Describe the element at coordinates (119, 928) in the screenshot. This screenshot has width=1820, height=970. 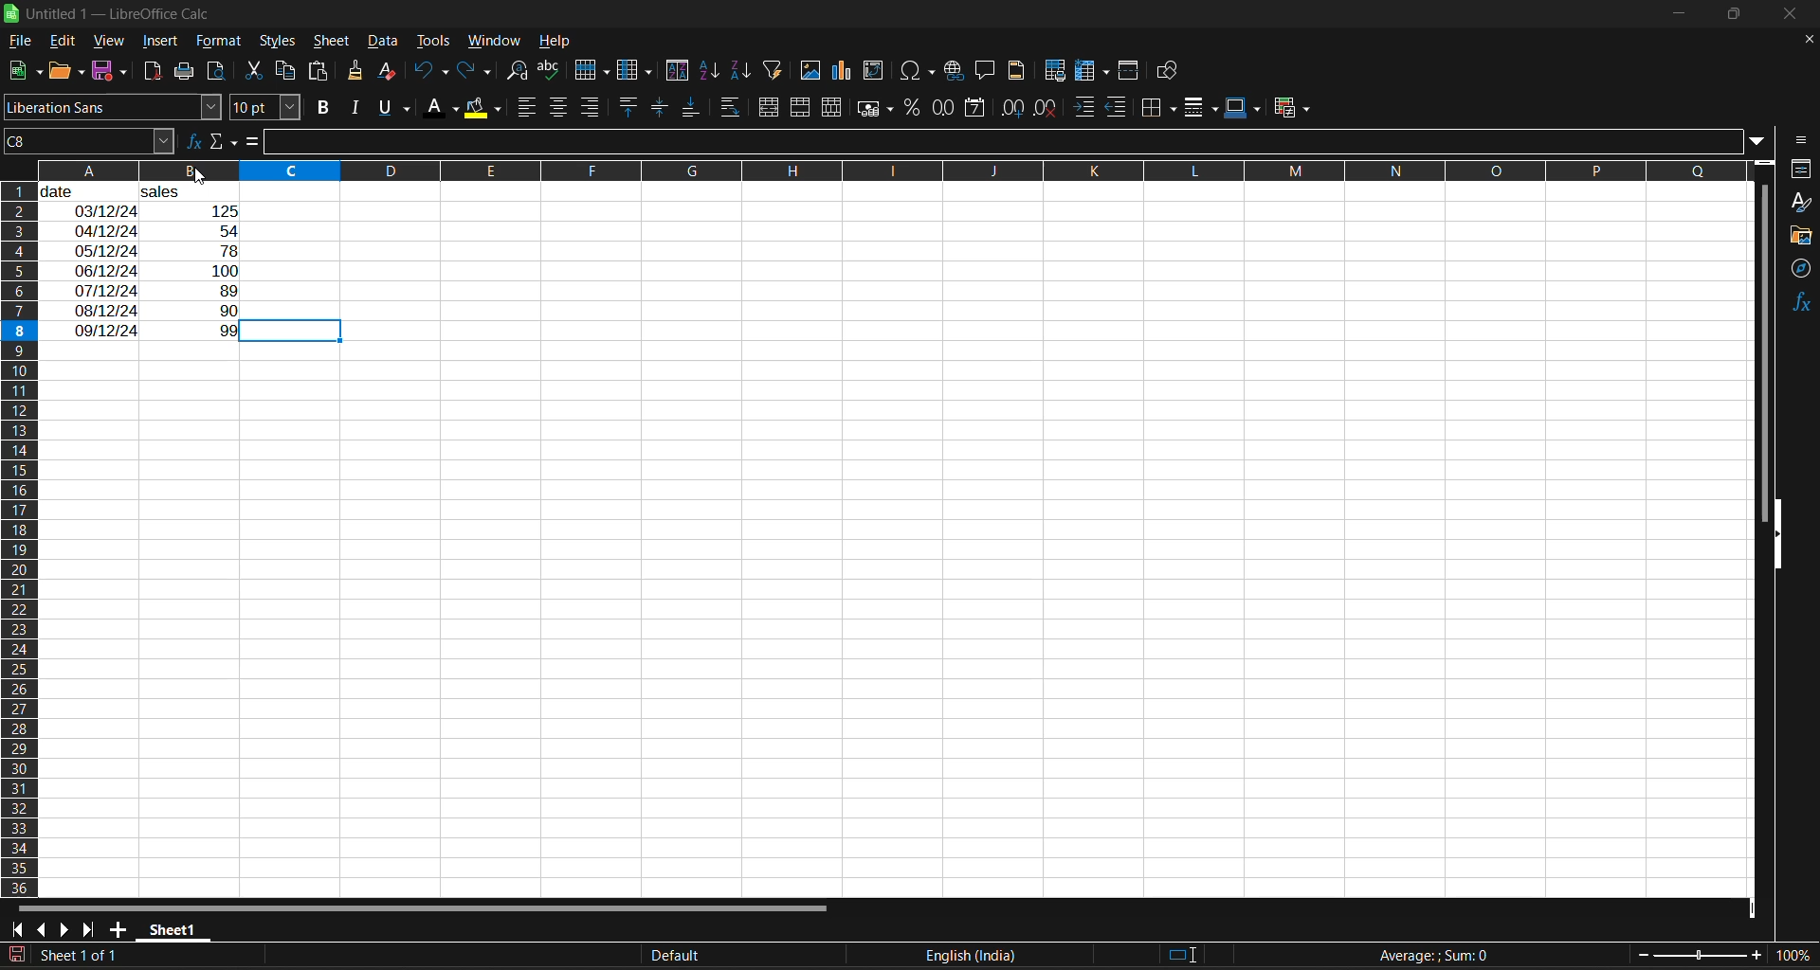
I see `add new sheet` at that location.